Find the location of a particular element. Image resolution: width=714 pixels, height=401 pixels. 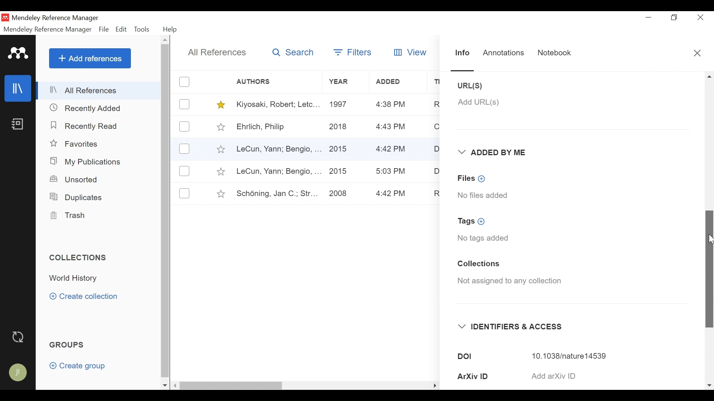

Schoning, Jan C.; Str.. is located at coordinates (274, 192).